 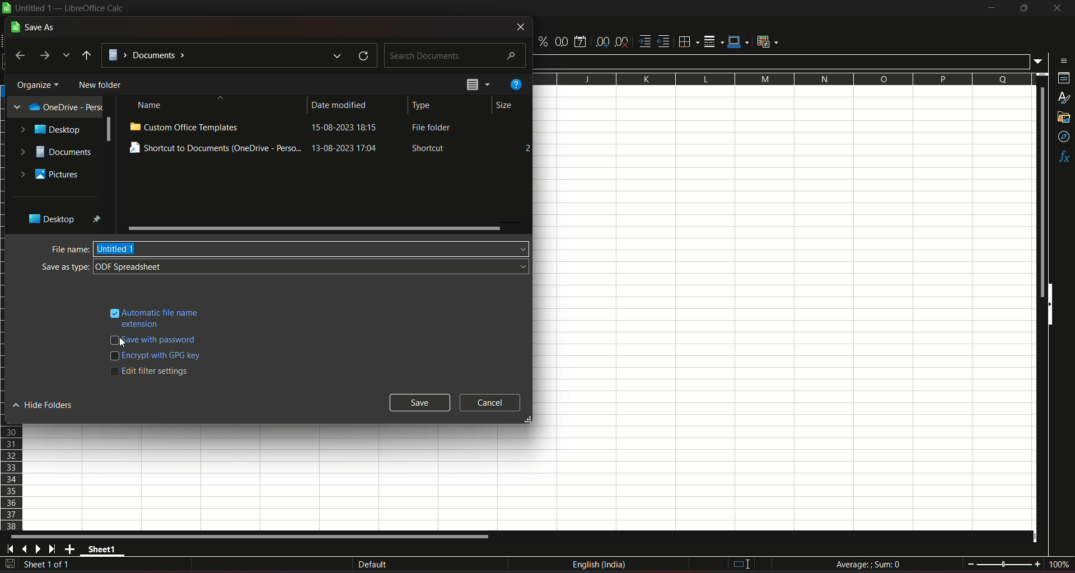 I want to click on name, so click(x=151, y=106).